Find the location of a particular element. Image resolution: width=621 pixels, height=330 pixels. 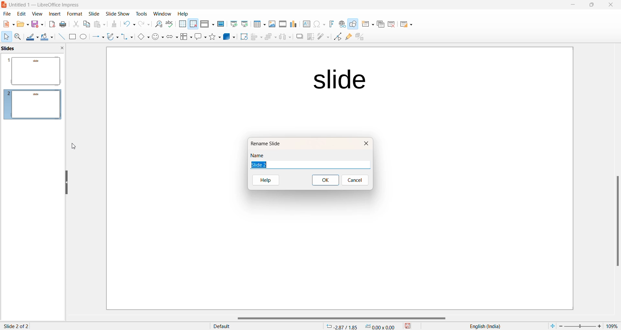

Copy is located at coordinates (86, 25).